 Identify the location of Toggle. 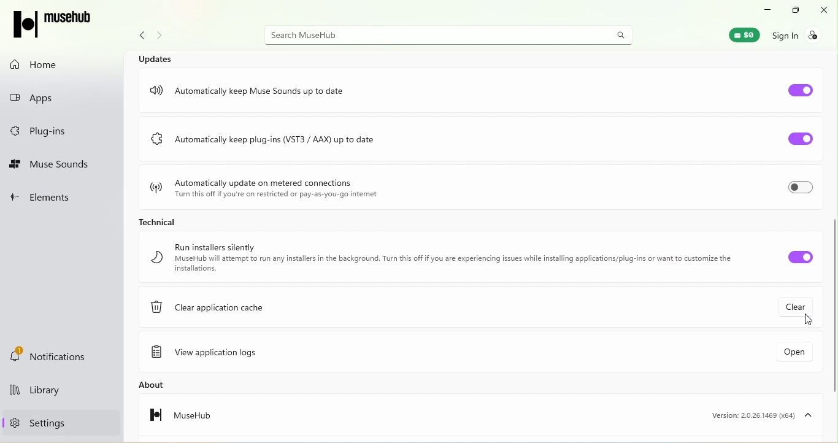
(799, 190).